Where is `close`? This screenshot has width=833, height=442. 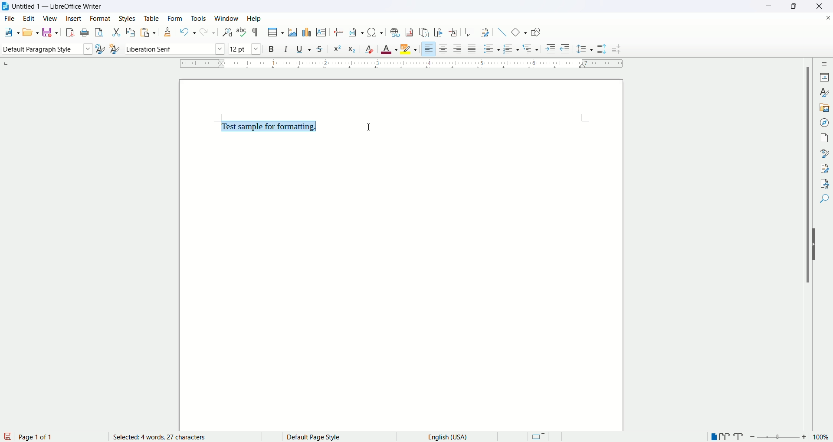
close is located at coordinates (818, 6).